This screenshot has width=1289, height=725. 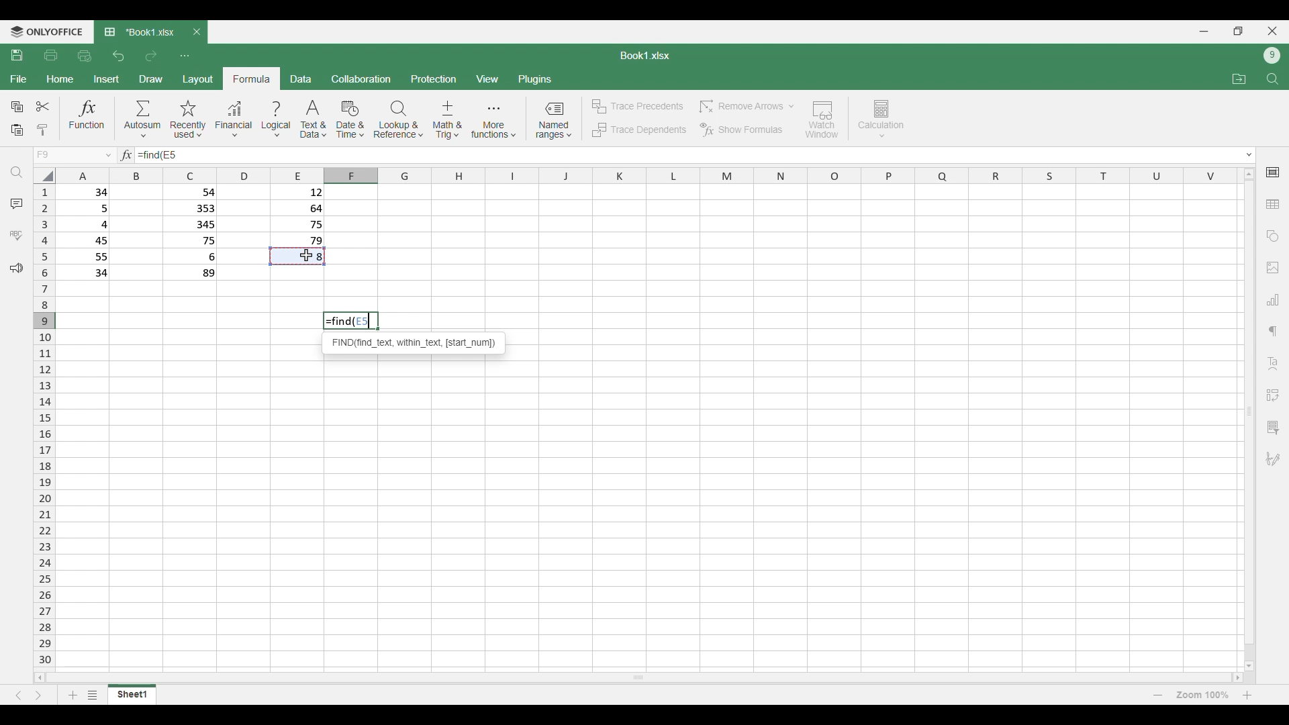 I want to click on Copy, so click(x=16, y=107).